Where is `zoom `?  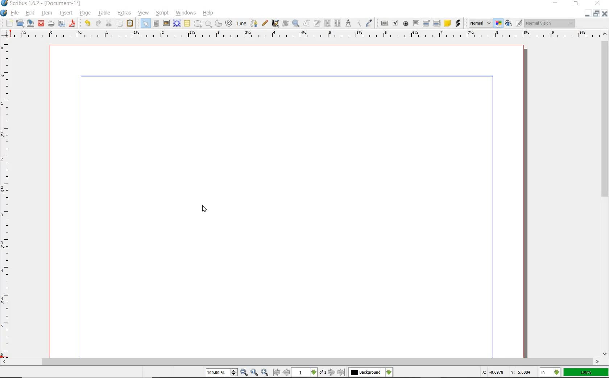
zoom  is located at coordinates (222, 373).